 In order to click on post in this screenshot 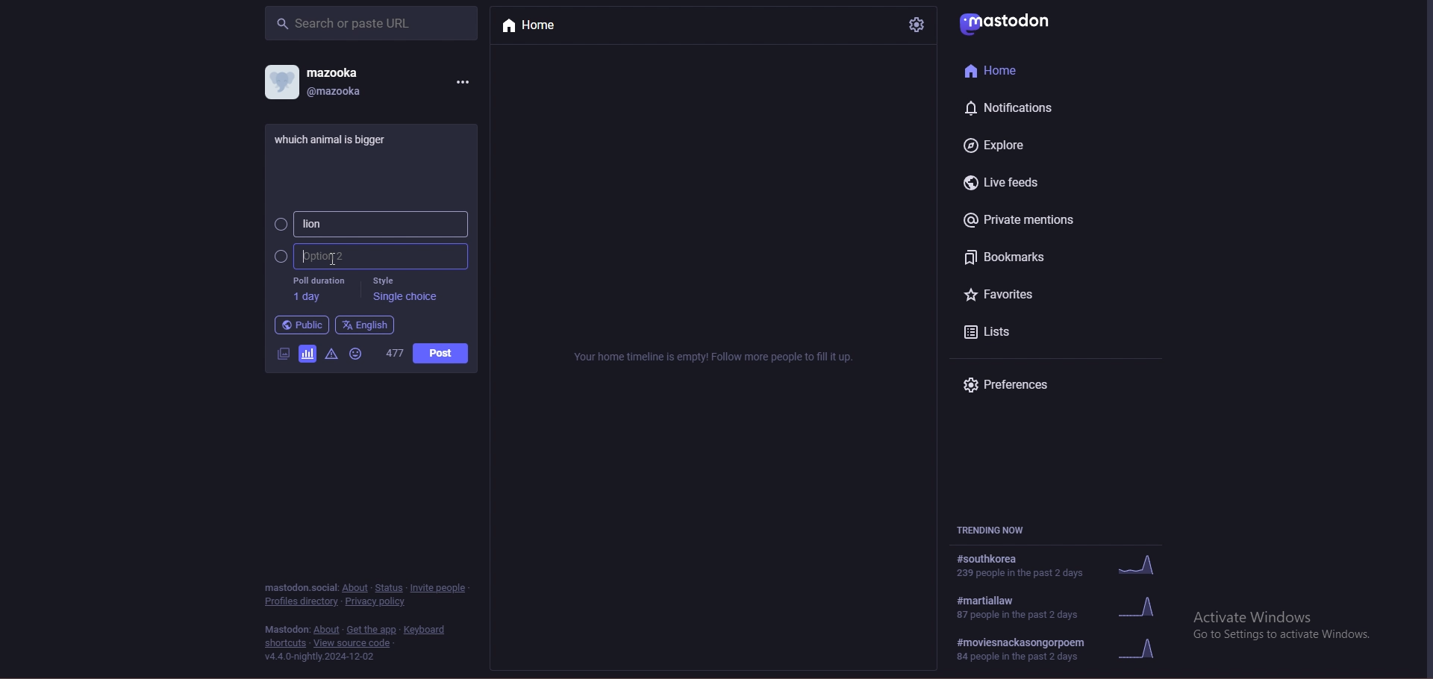, I will do `click(441, 353)`.